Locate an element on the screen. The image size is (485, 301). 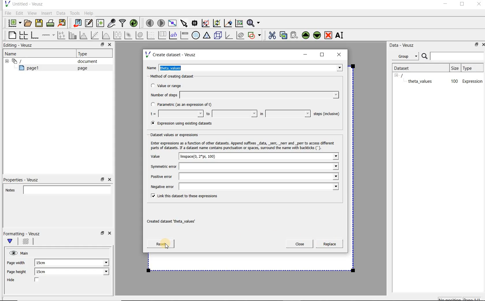
visible (click to hide, set Hide to true) is located at coordinates (12, 253).